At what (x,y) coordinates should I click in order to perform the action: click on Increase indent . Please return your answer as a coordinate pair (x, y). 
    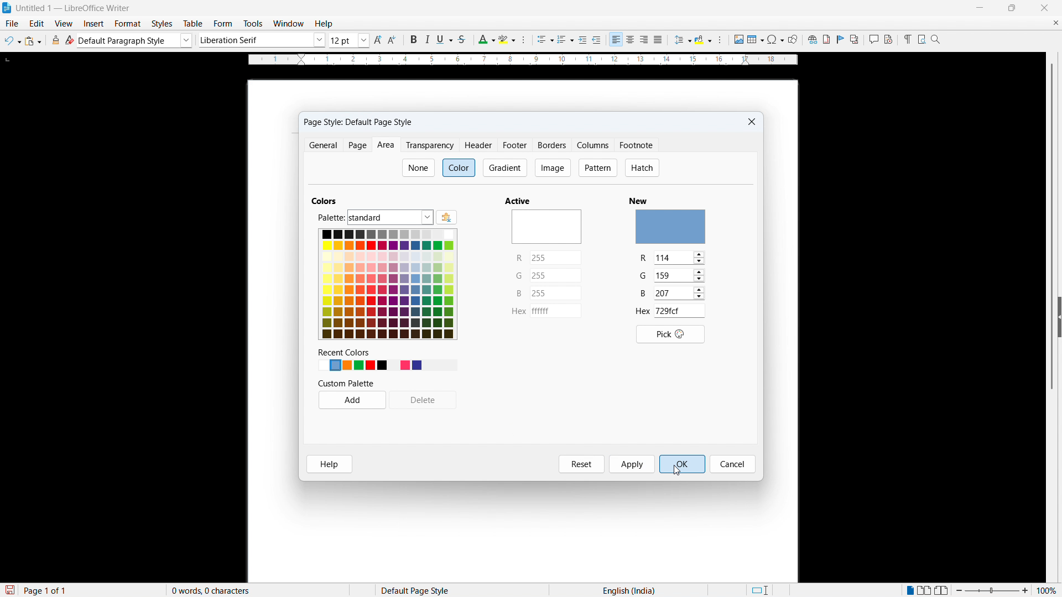
    Looking at the image, I should click on (583, 40).